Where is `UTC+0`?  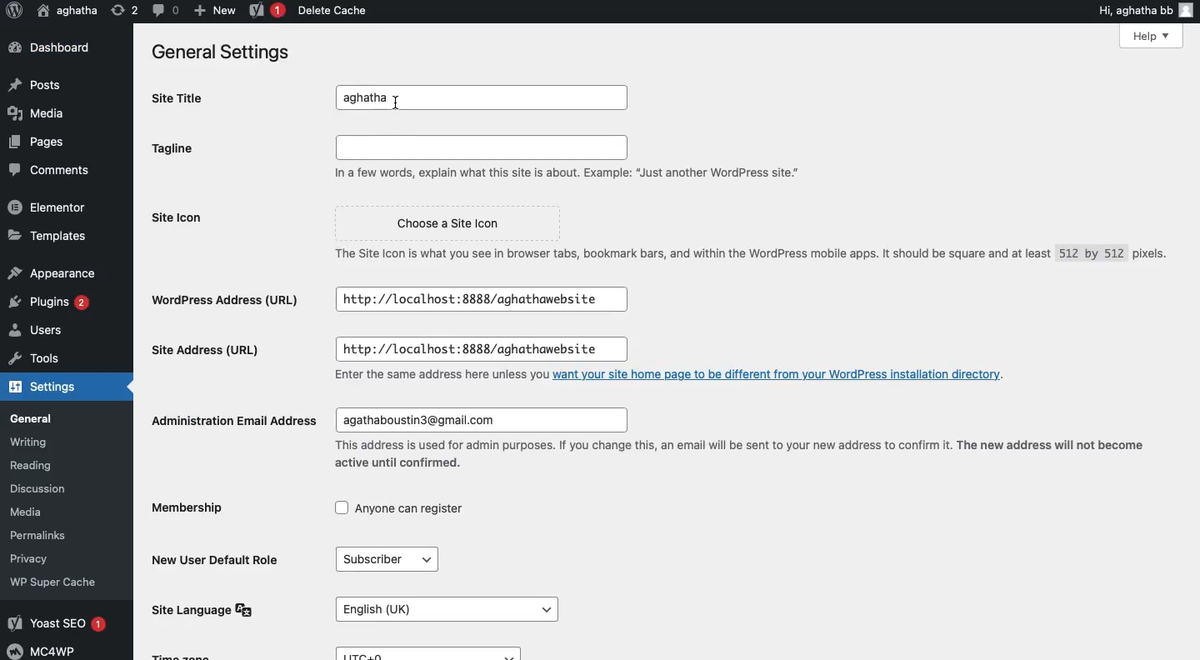
UTC+0 is located at coordinates (433, 652).